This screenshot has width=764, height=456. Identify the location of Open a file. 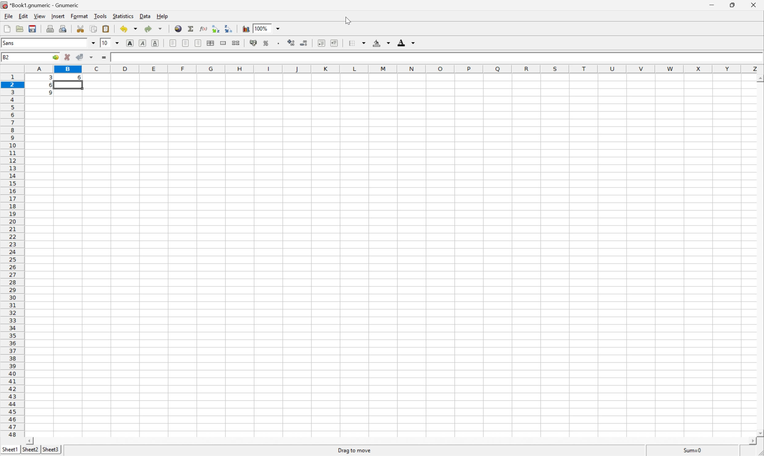
(19, 28).